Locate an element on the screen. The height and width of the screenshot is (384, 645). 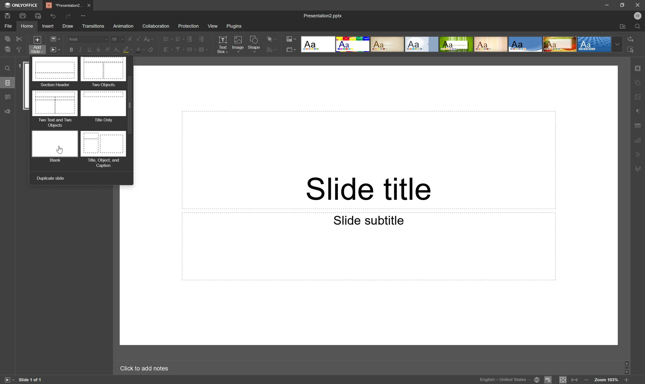
Restore Down is located at coordinates (622, 5).